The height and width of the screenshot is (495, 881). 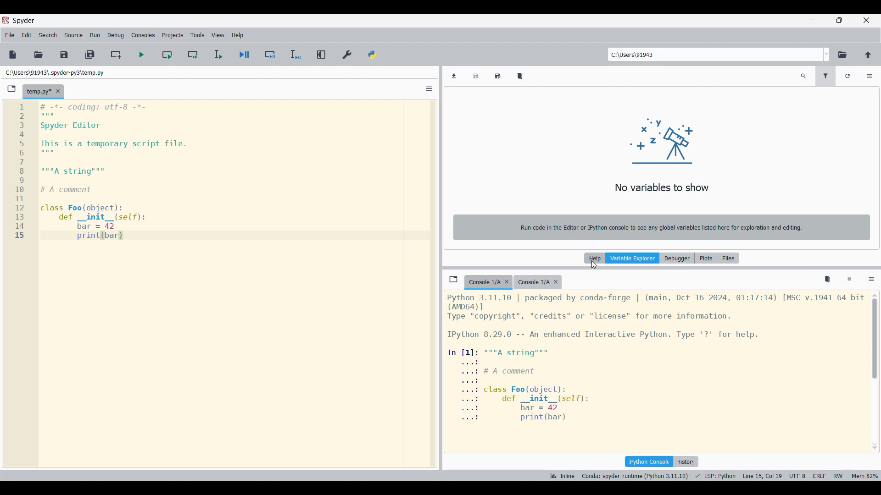 What do you see at coordinates (657, 155) in the screenshot?
I see `No variables to show` at bounding box center [657, 155].